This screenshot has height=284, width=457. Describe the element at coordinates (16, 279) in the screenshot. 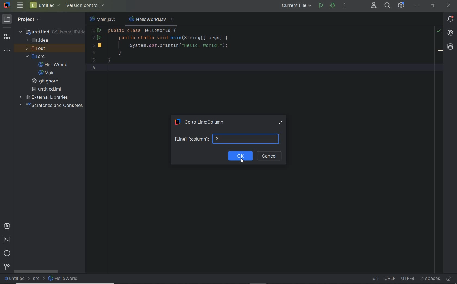

I see `untitled` at that location.